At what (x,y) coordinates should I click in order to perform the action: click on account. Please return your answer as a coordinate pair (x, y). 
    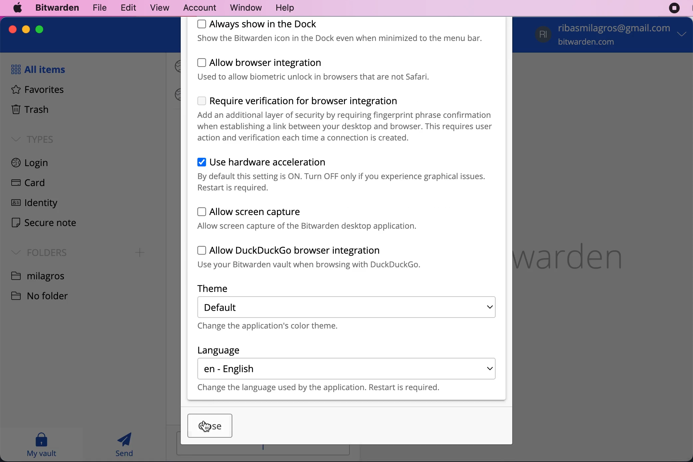
    Looking at the image, I should click on (612, 36).